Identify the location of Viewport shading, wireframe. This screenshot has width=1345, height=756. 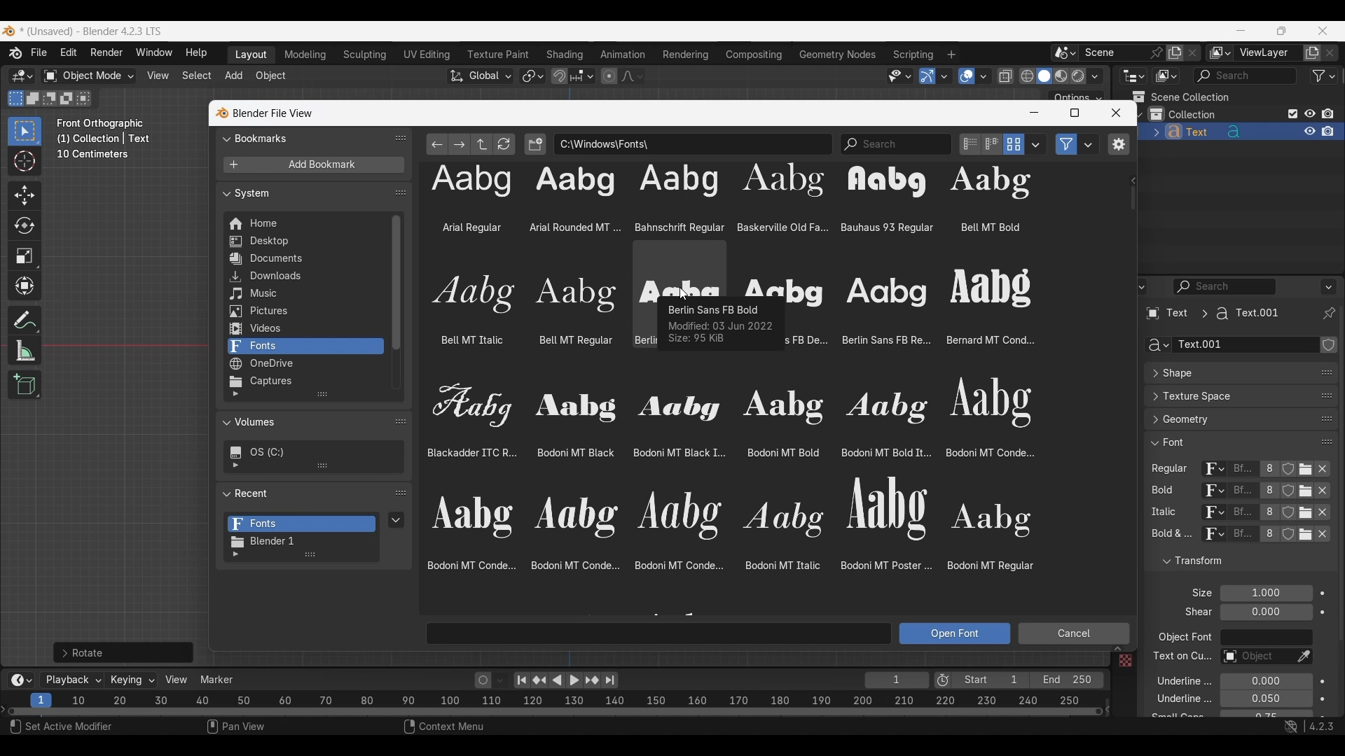
(1028, 76).